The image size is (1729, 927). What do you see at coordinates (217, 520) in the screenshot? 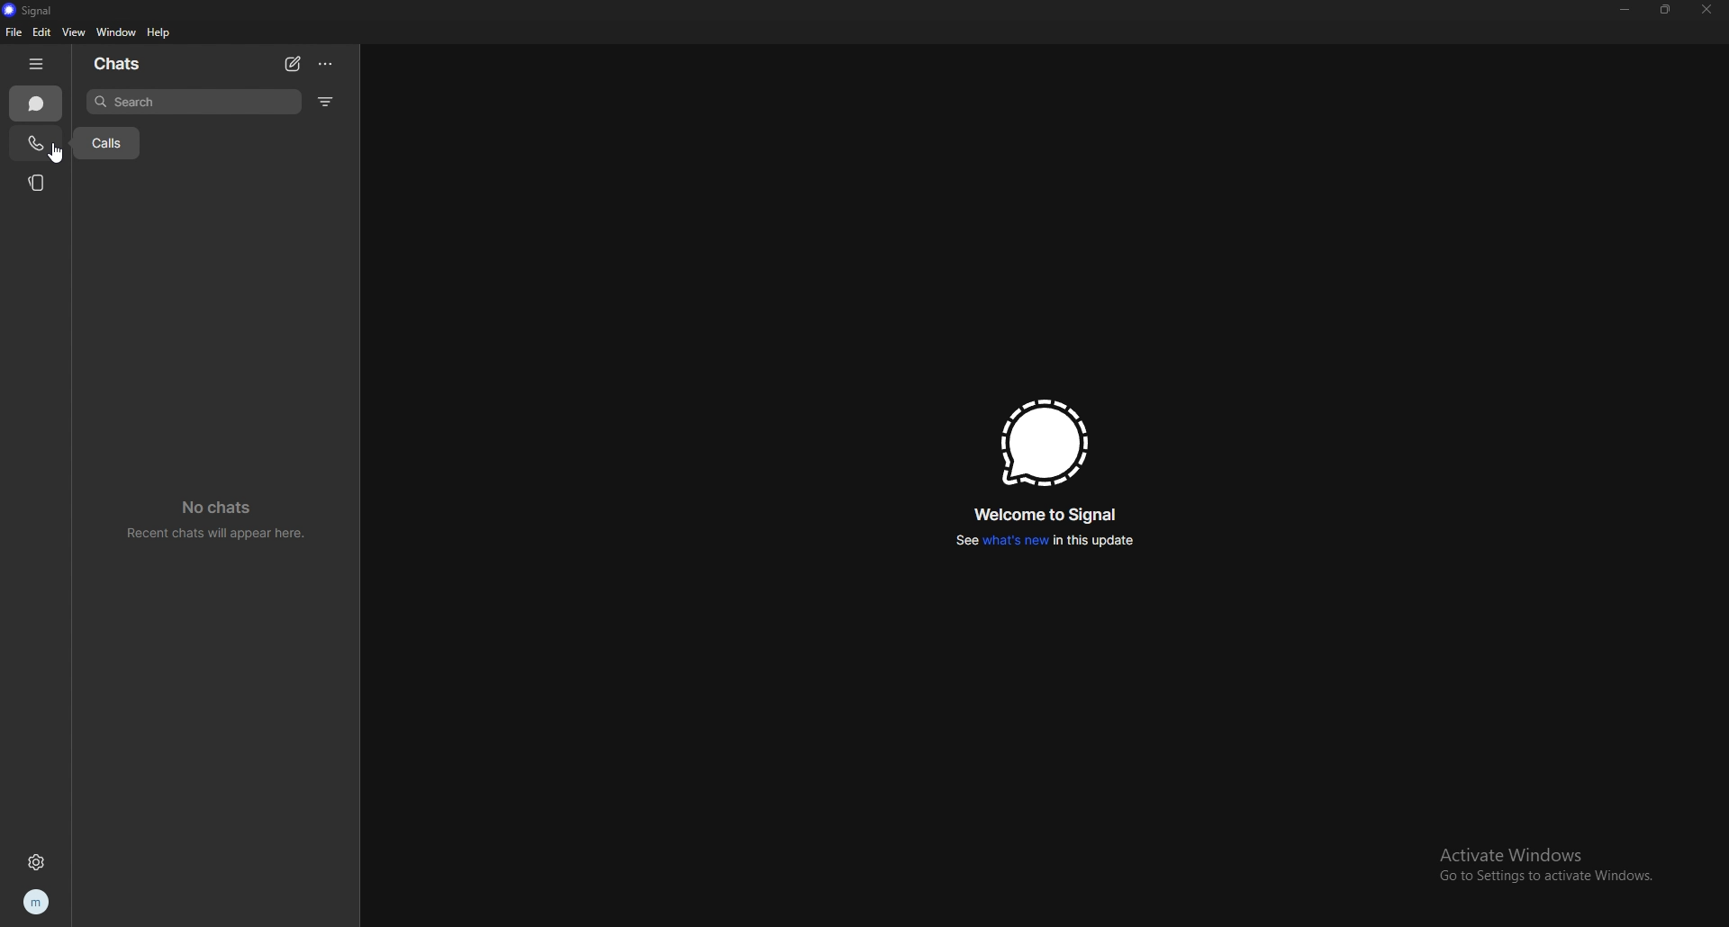
I see `no chats recent chats will appear here` at bounding box center [217, 520].